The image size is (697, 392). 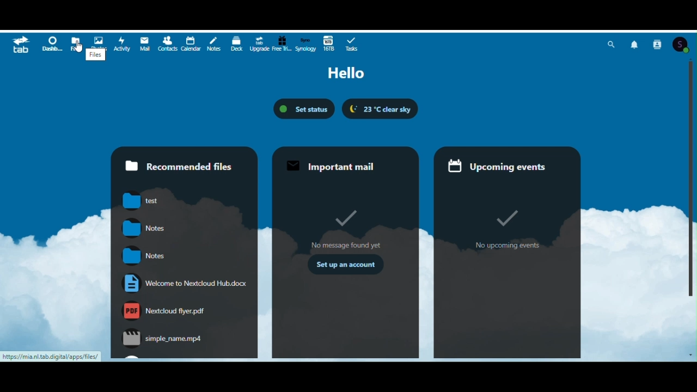 I want to click on Account icon, so click(x=683, y=44).